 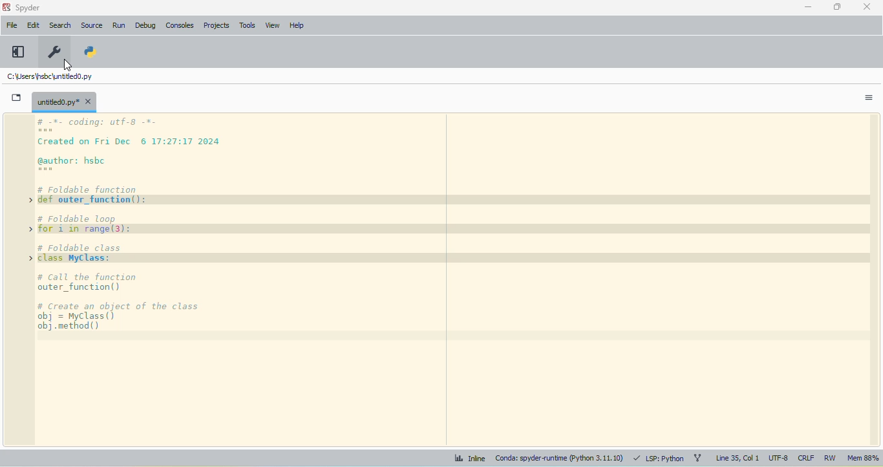 What do you see at coordinates (869, 98) in the screenshot?
I see `options` at bounding box center [869, 98].